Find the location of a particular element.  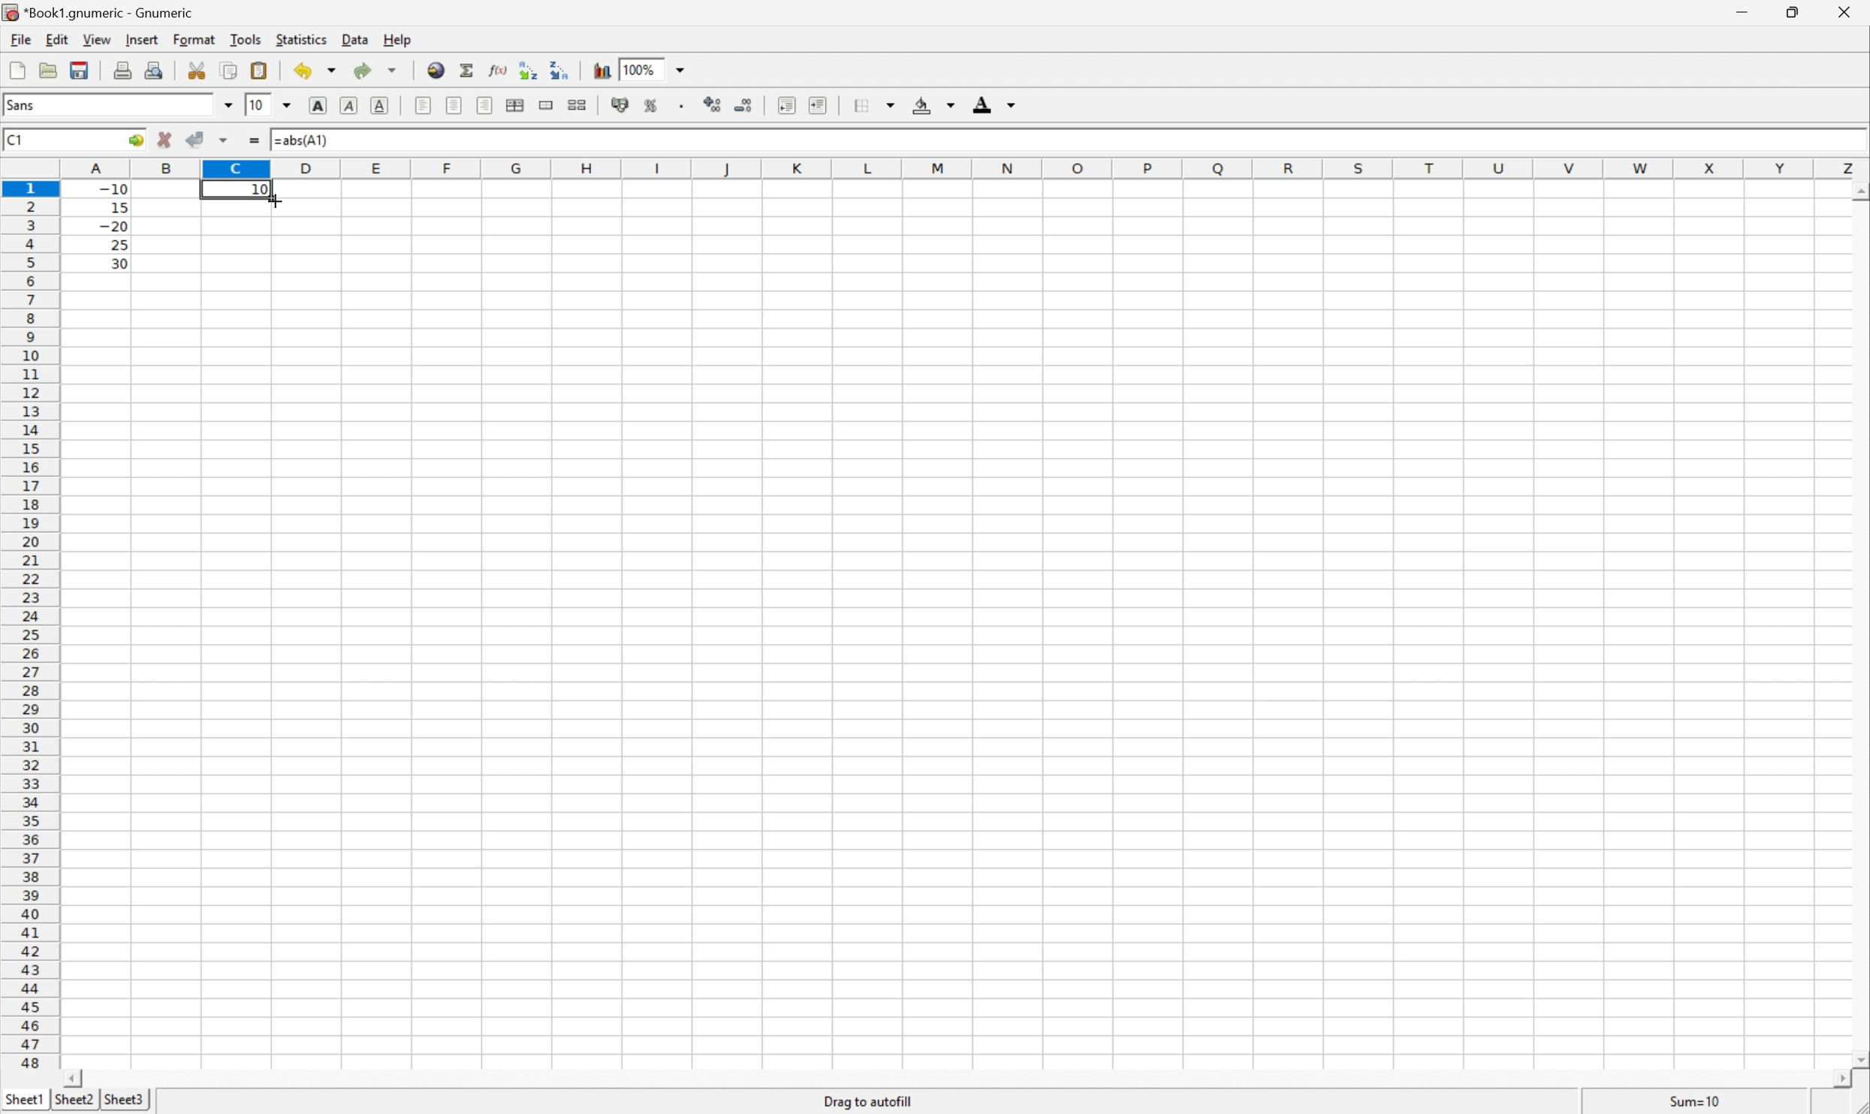

Sheet1 is located at coordinates (25, 1097).